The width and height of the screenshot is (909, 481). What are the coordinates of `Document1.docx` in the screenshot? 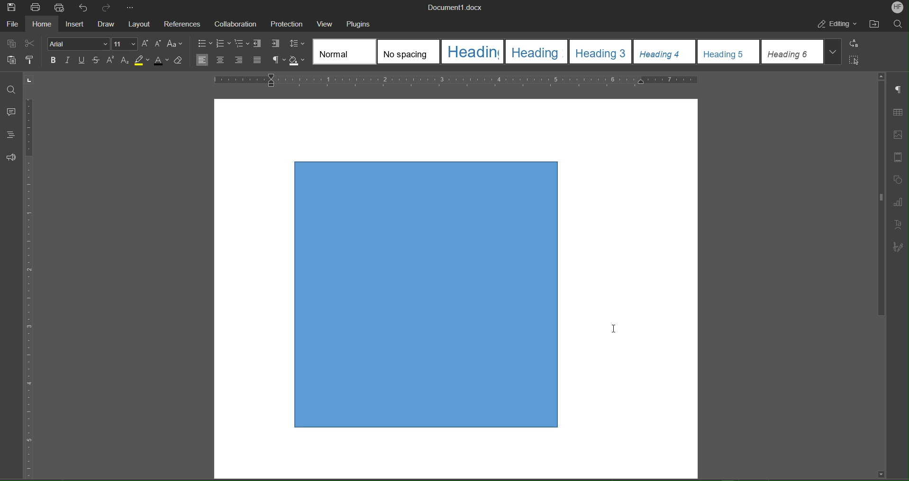 It's located at (461, 8).